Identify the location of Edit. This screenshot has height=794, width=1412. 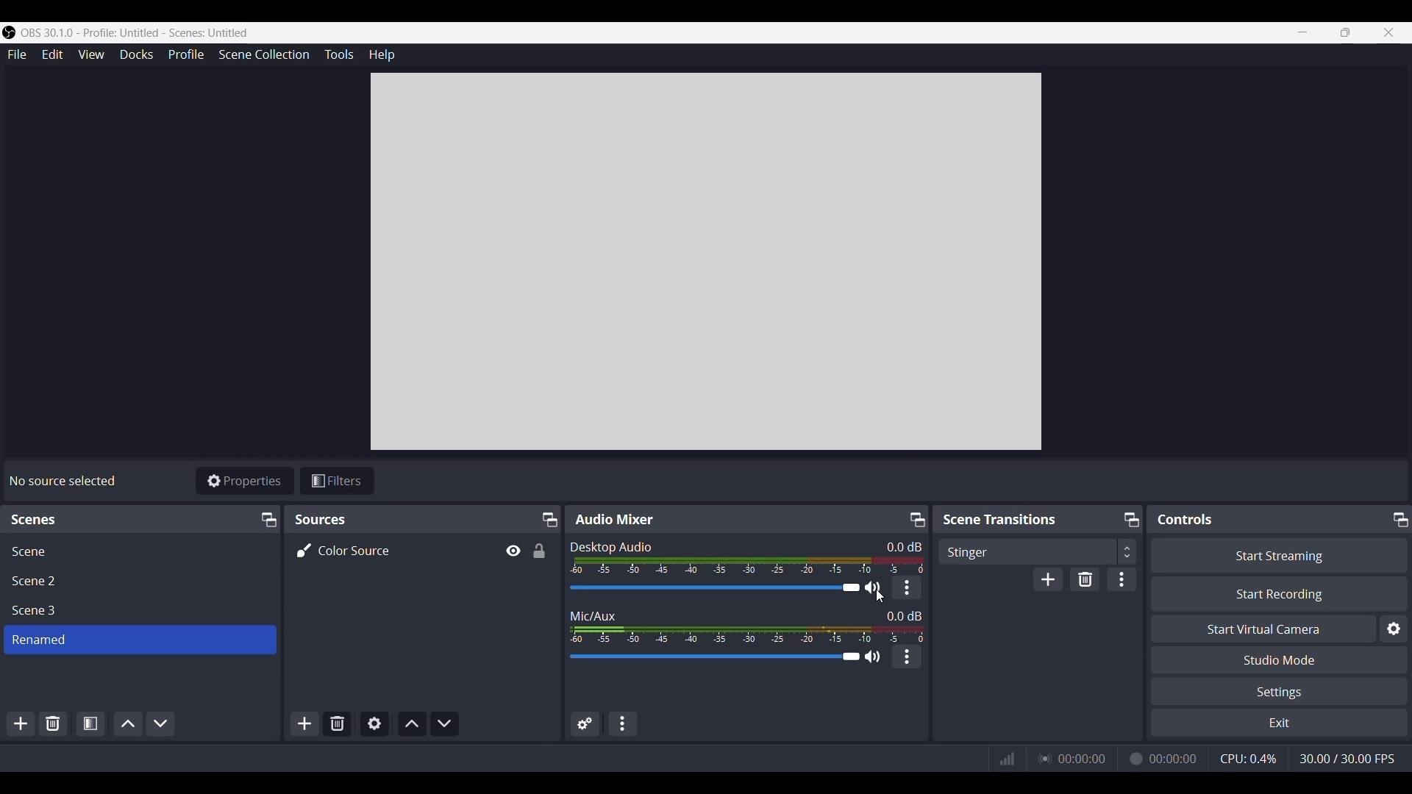
(52, 55).